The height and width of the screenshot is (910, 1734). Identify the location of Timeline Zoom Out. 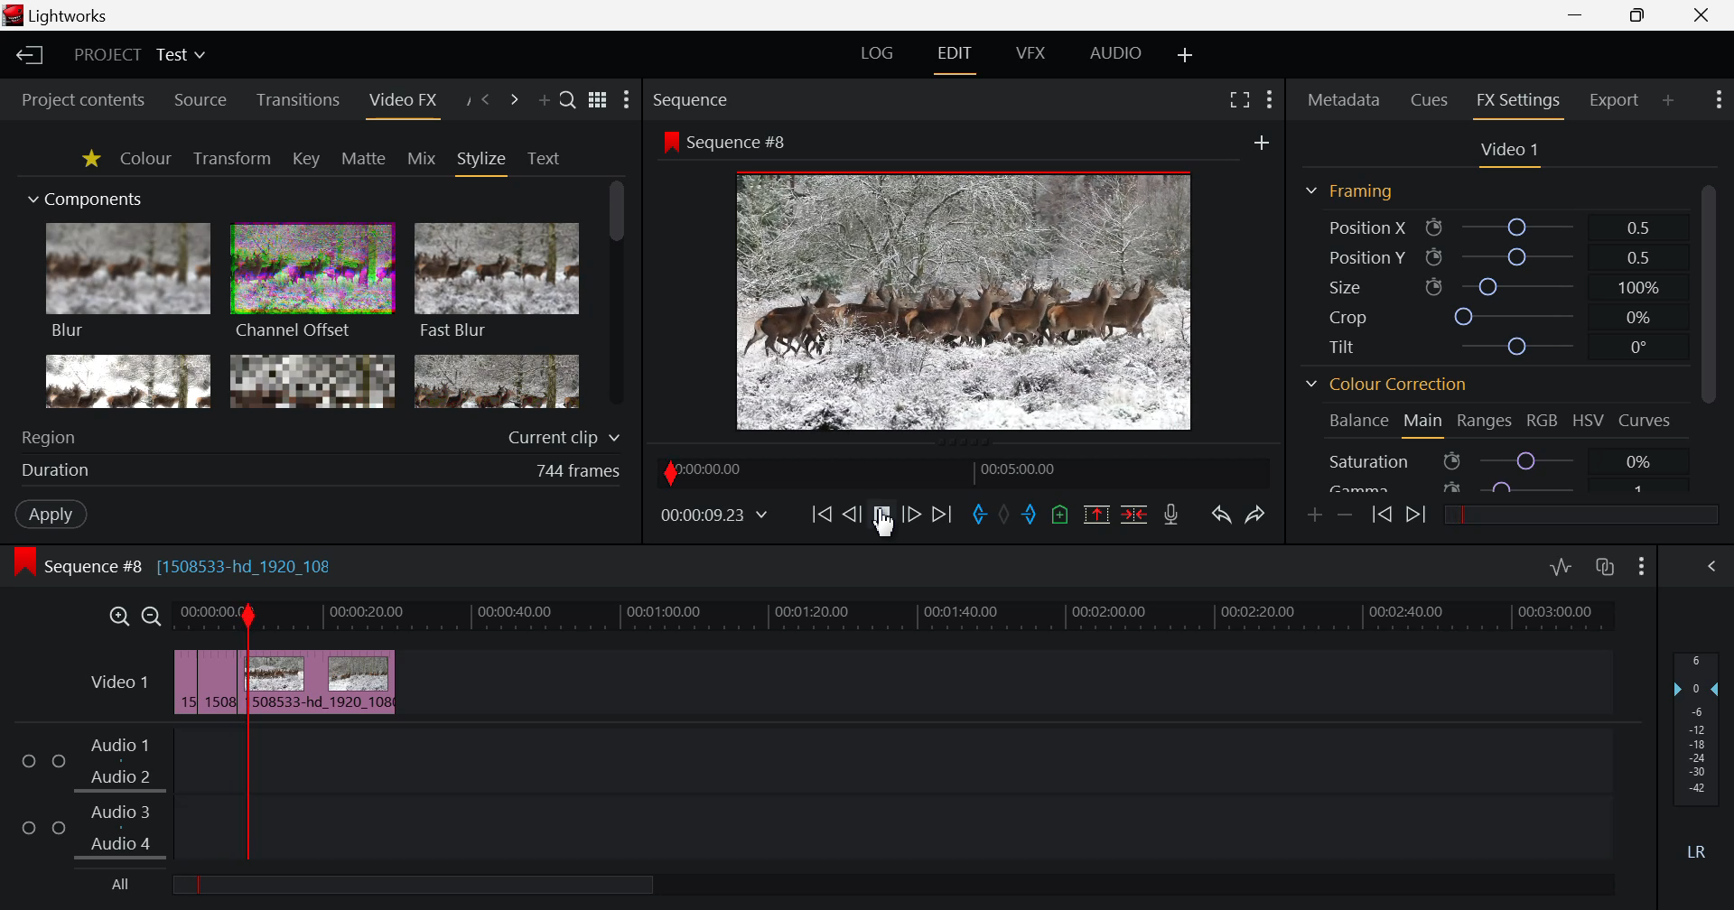
(153, 617).